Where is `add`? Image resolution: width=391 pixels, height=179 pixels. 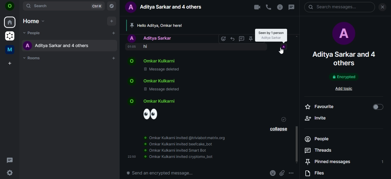 add is located at coordinates (114, 34).